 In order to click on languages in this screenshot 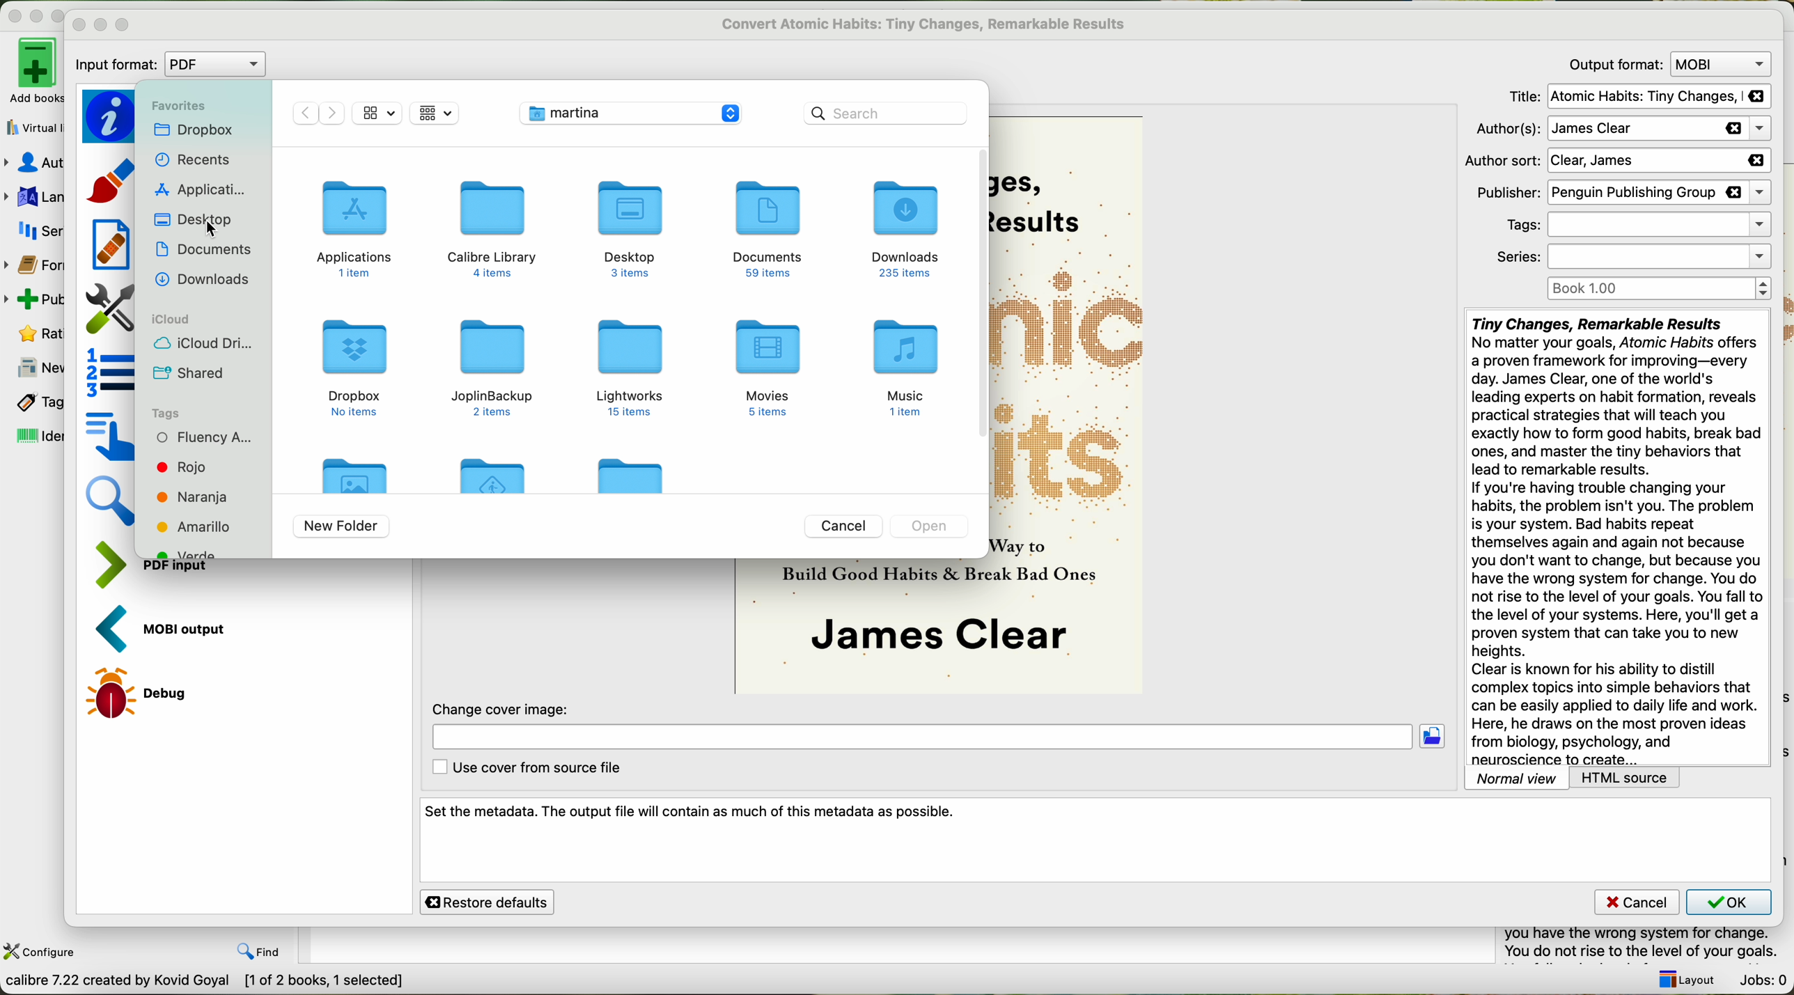, I will do `click(31, 198)`.